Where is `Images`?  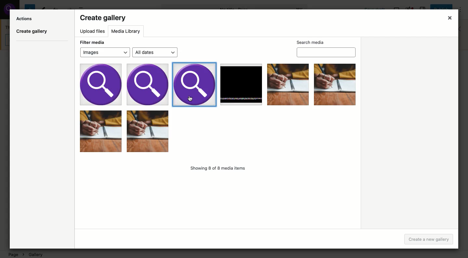 Images is located at coordinates (105, 52).